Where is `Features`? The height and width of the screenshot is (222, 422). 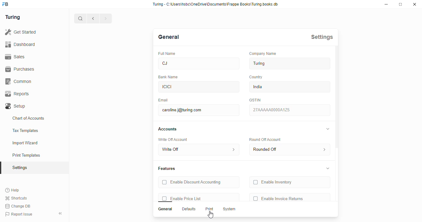 Features is located at coordinates (167, 169).